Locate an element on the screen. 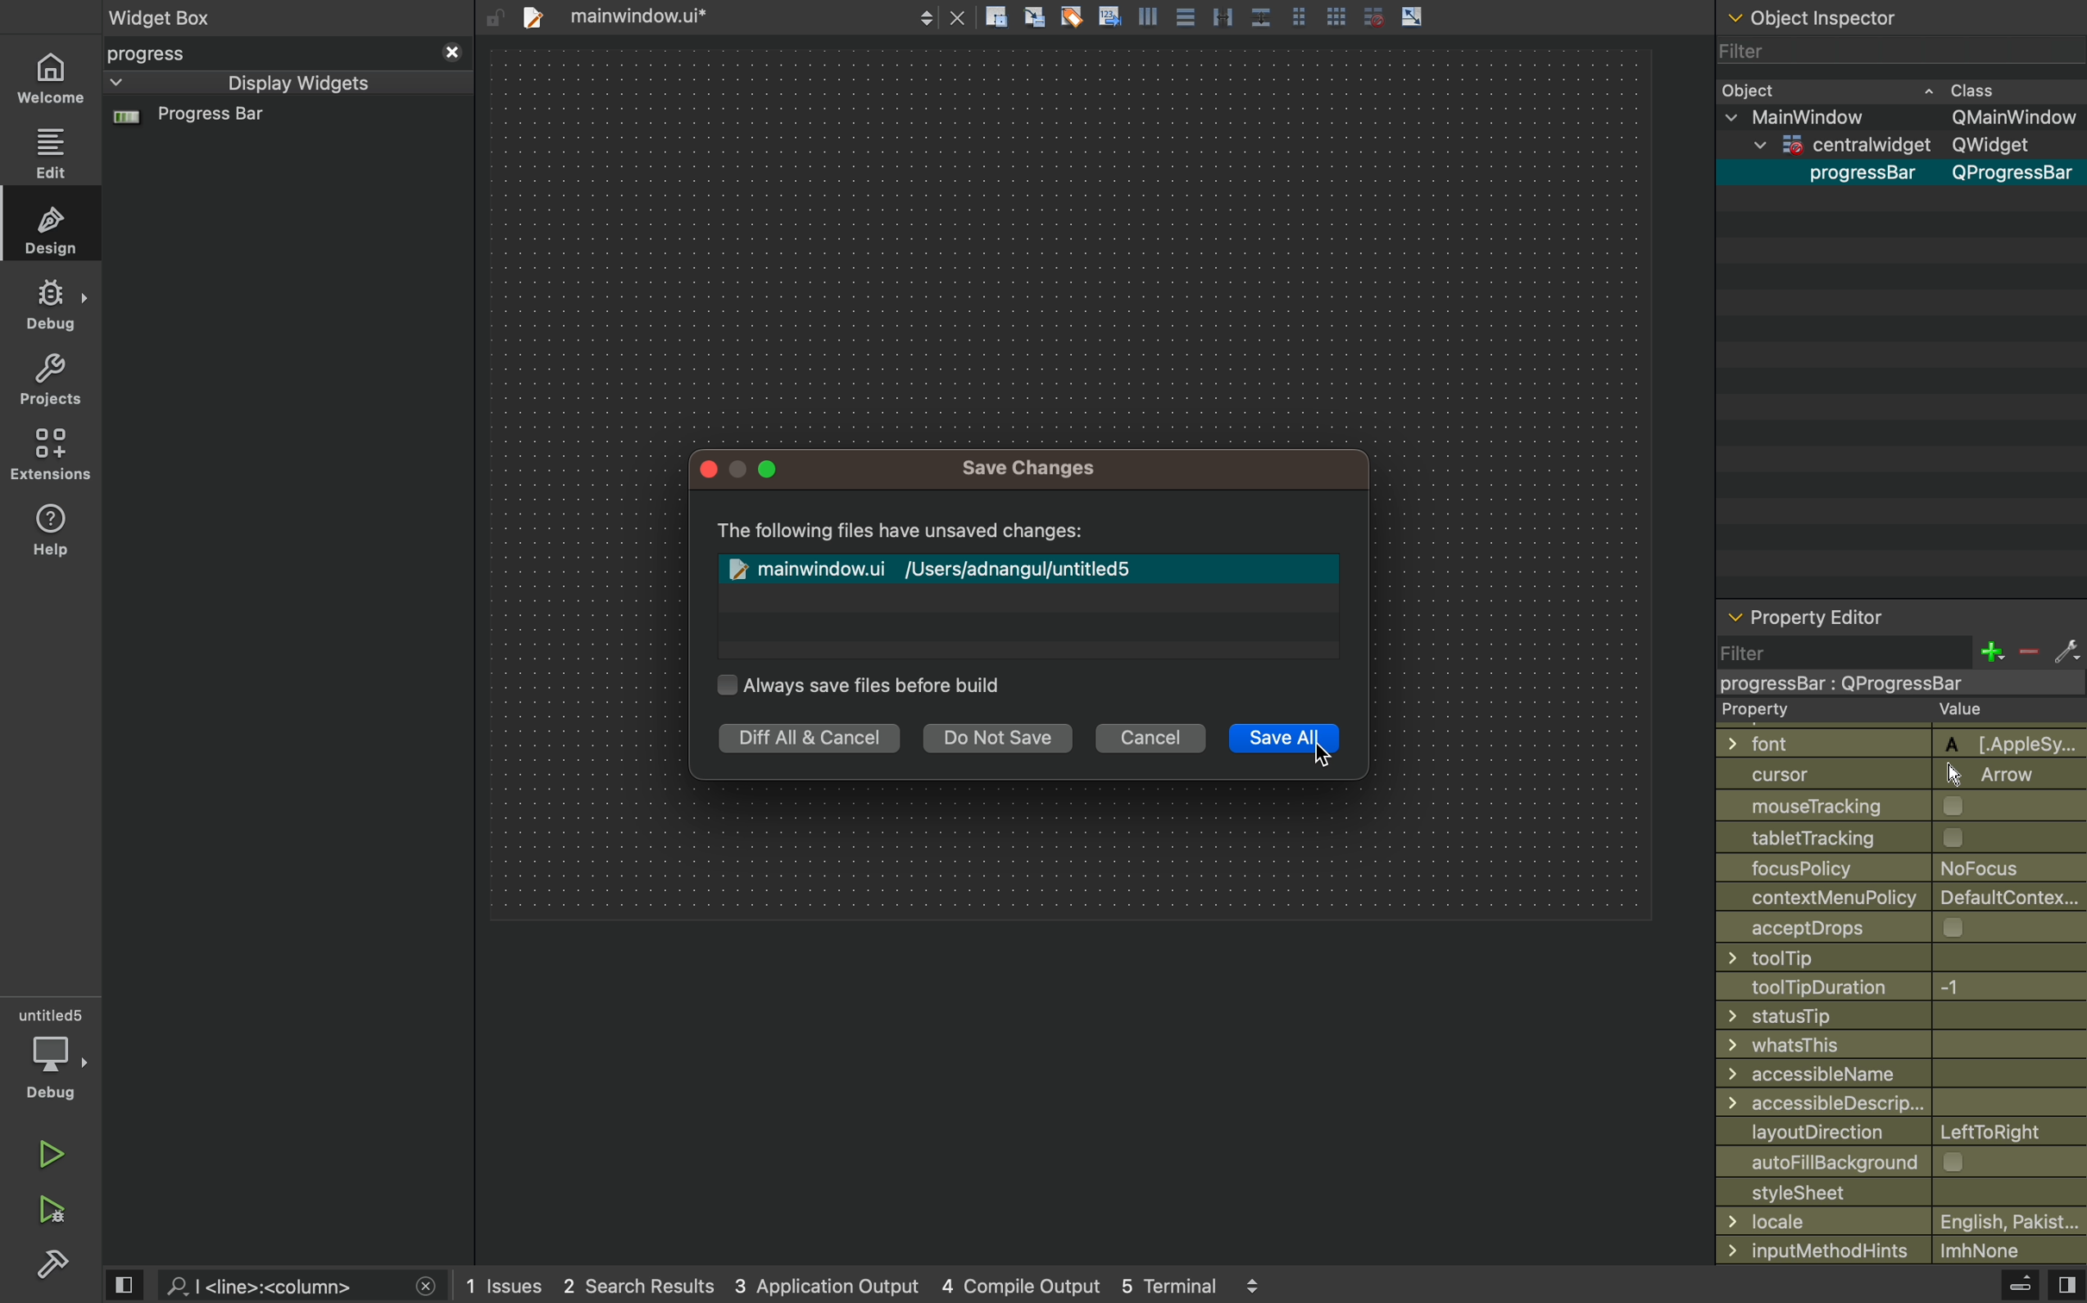 The width and height of the screenshot is (2087, 1303). accessiblename is located at coordinates (1896, 1074).